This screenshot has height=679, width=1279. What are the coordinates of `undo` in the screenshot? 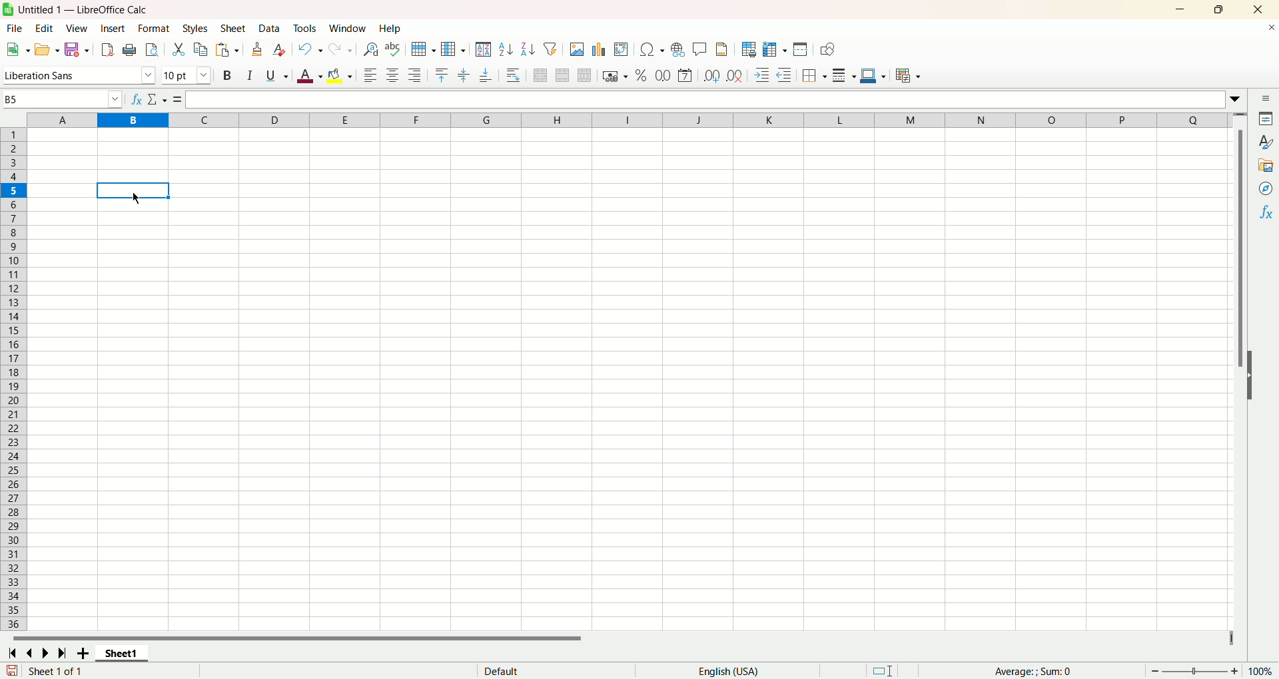 It's located at (308, 49).